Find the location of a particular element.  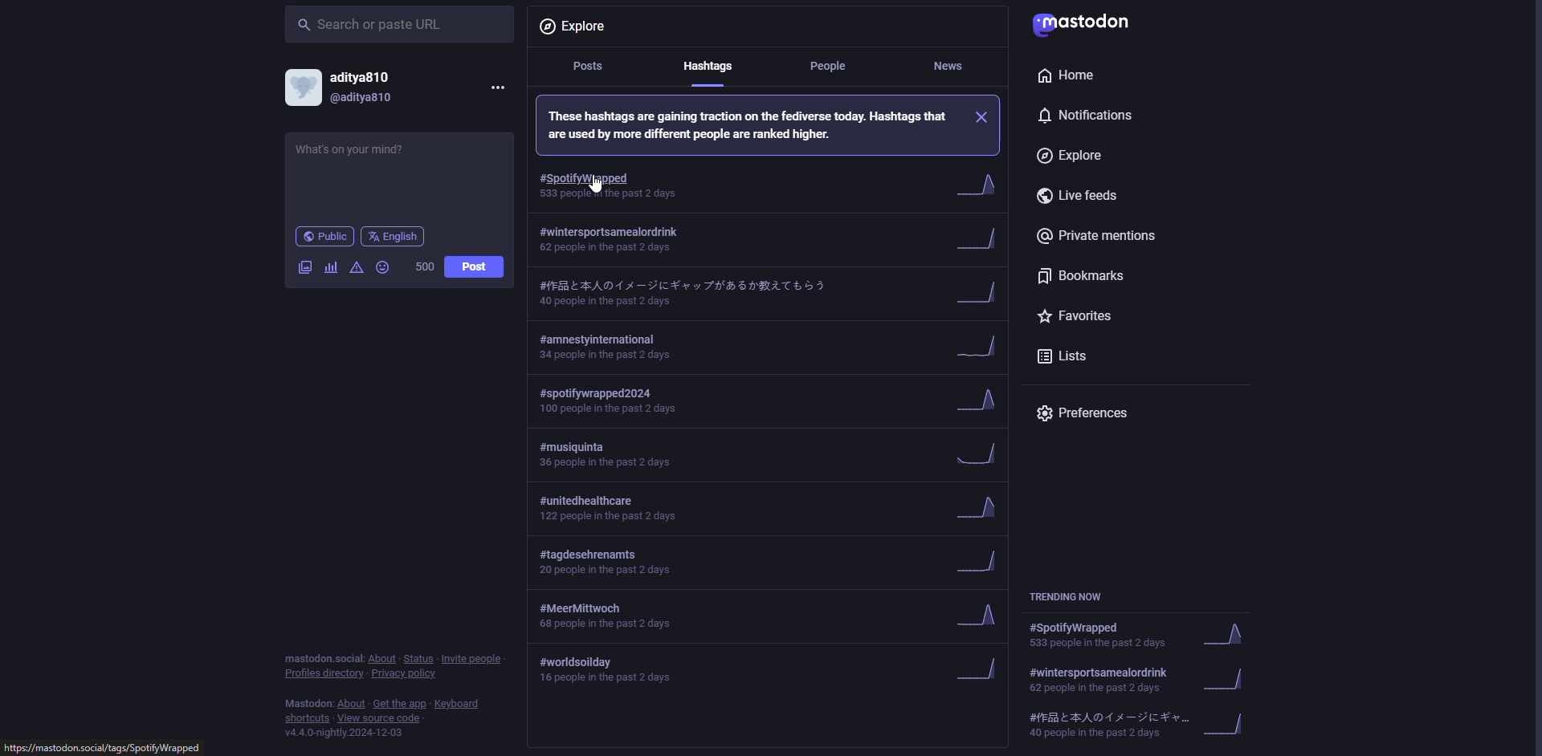

trend is located at coordinates (979, 673).